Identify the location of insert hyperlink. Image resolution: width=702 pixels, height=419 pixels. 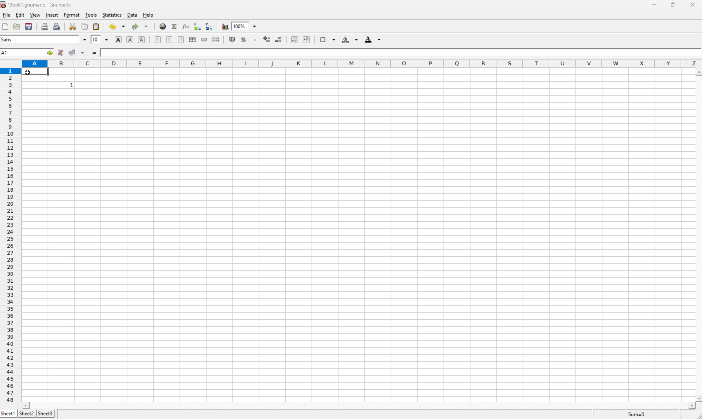
(162, 26).